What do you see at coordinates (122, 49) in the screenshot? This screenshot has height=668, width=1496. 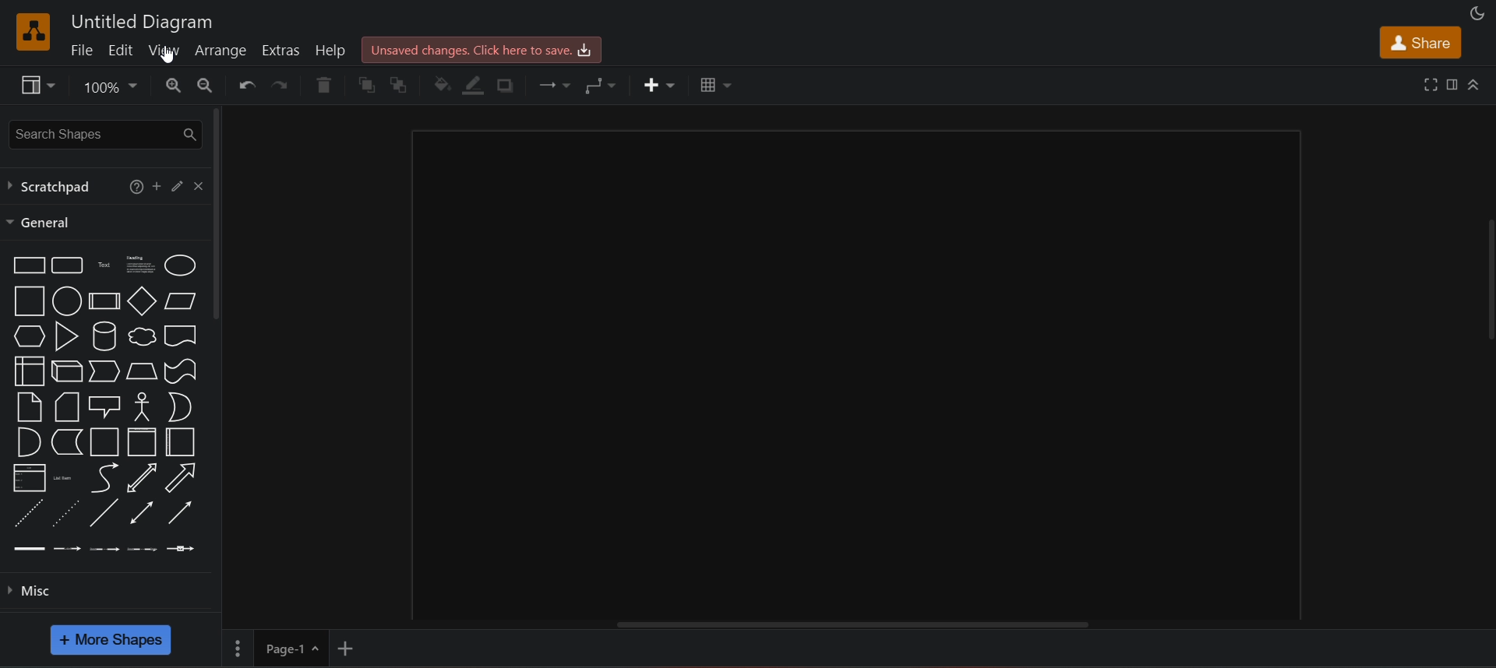 I see `edit` at bounding box center [122, 49].